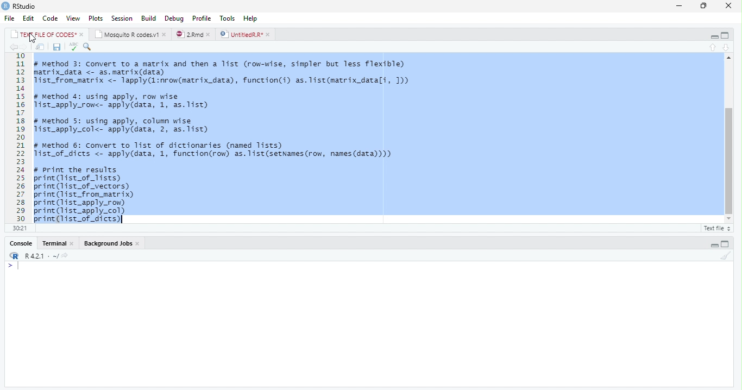 The width and height of the screenshot is (742, 390). What do you see at coordinates (18, 228) in the screenshot?
I see `1:1` at bounding box center [18, 228].